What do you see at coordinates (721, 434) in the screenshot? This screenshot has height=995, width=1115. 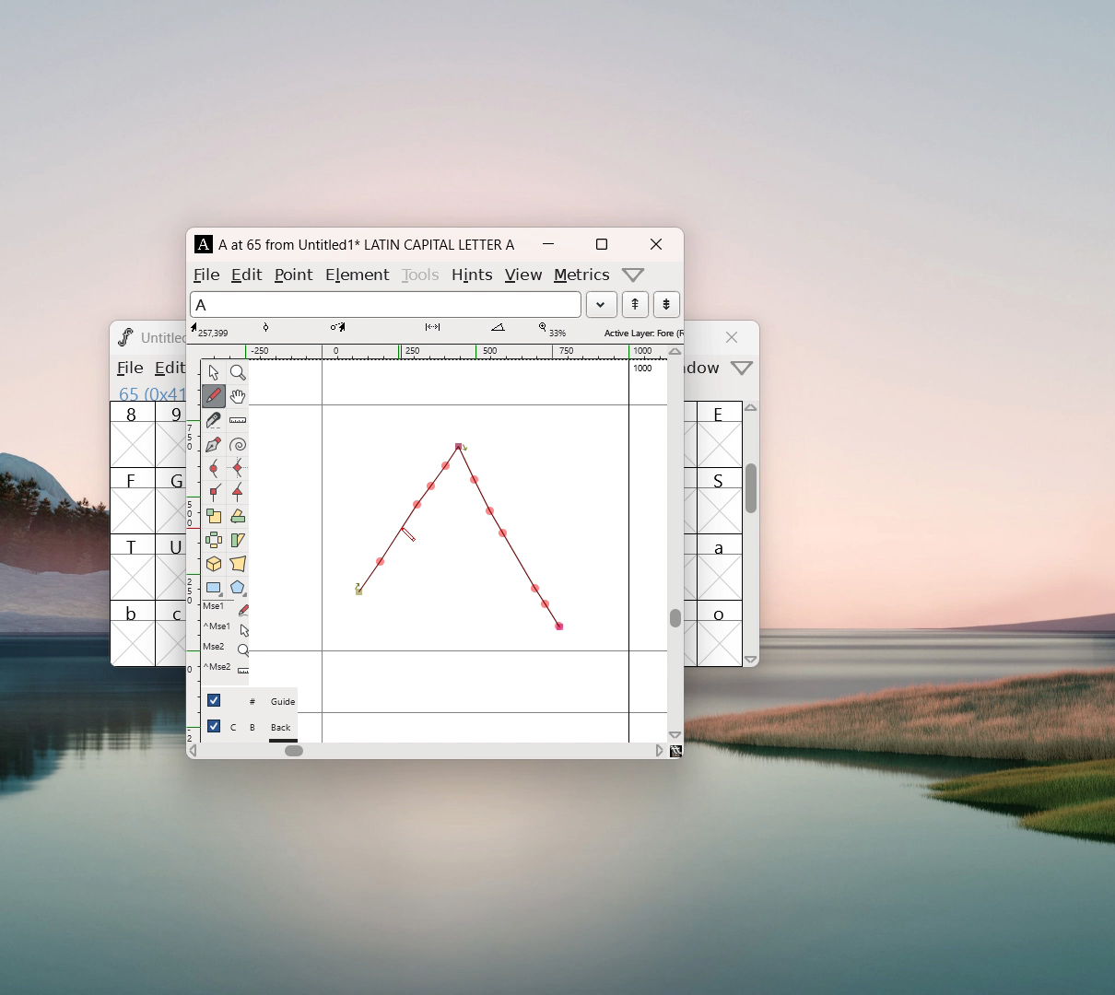 I see `E` at bounding box center [721, 434].